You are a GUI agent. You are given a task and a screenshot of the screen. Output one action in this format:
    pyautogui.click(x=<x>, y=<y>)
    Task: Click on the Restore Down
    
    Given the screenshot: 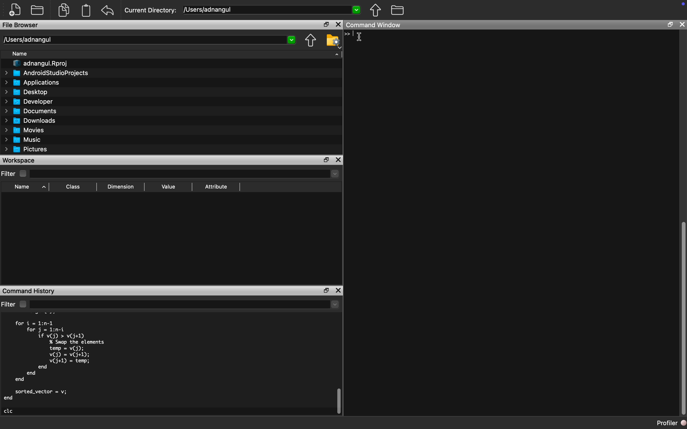 What is the action you would take?
    pyautogui.click(x=669, y=25)
    